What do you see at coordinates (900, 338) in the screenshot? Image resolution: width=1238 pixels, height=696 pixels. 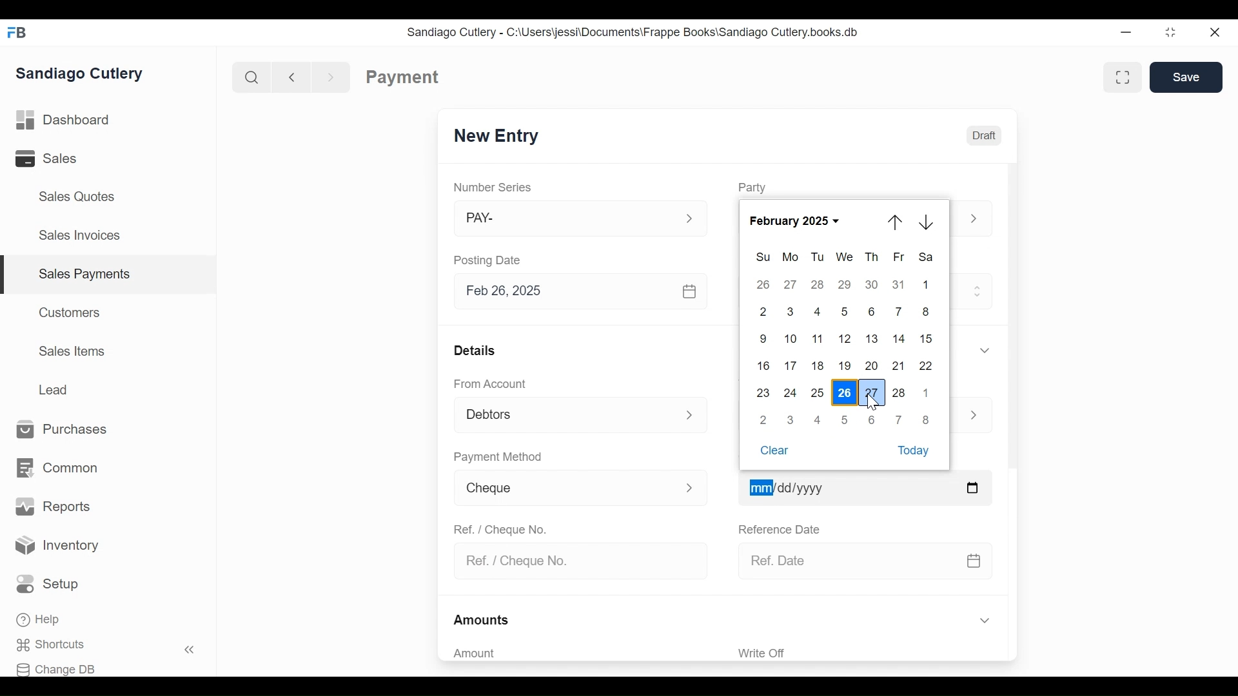 I see `14` at bounding box center [900, 338].